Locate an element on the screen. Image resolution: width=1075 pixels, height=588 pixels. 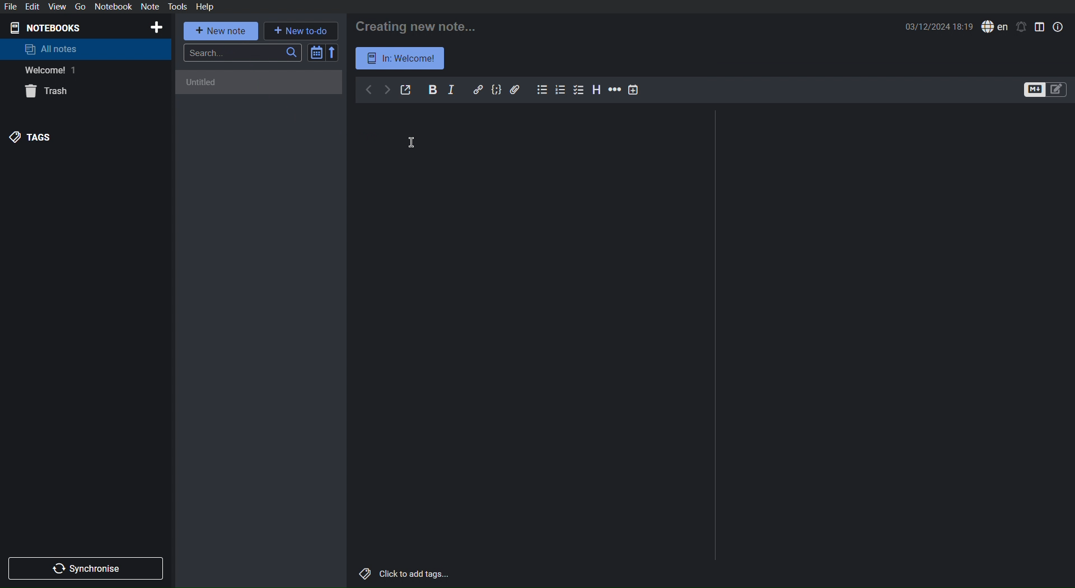
Toggle editors is located at coordinates (1046, 90).